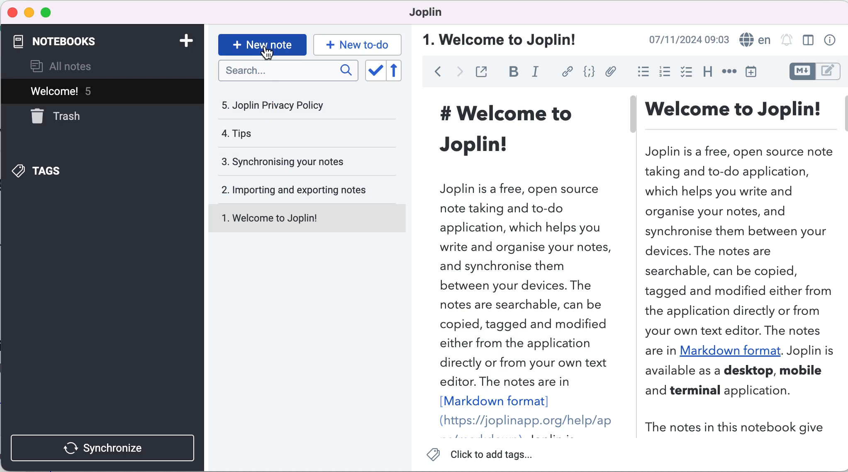 Image resolution: width=848 pixels, height=472 pixels. What do you see at coordinates (45, 170) in the screenshot?
I see `tags` at bounding box center [45, 170].